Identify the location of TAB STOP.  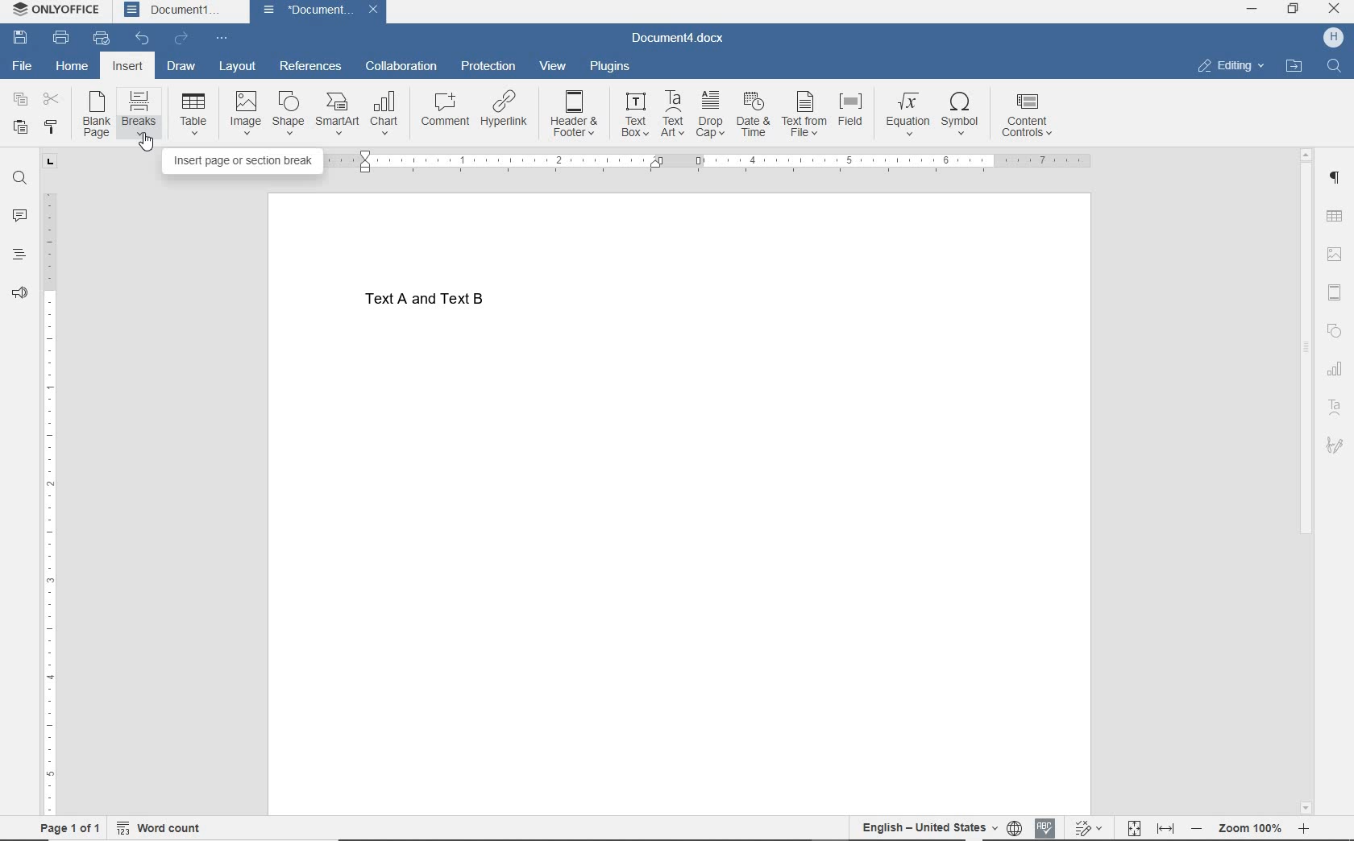
(49, 162).